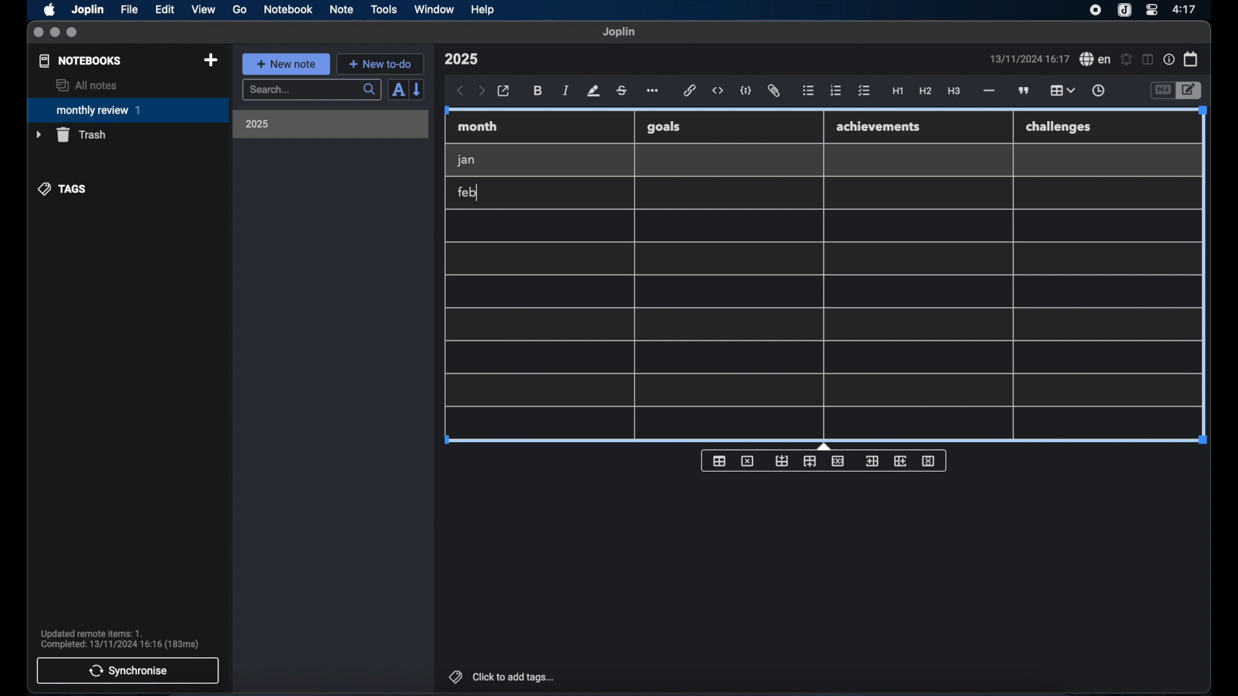 The image size is (1238, 696). I want to click on search bar, so click(311, 91).